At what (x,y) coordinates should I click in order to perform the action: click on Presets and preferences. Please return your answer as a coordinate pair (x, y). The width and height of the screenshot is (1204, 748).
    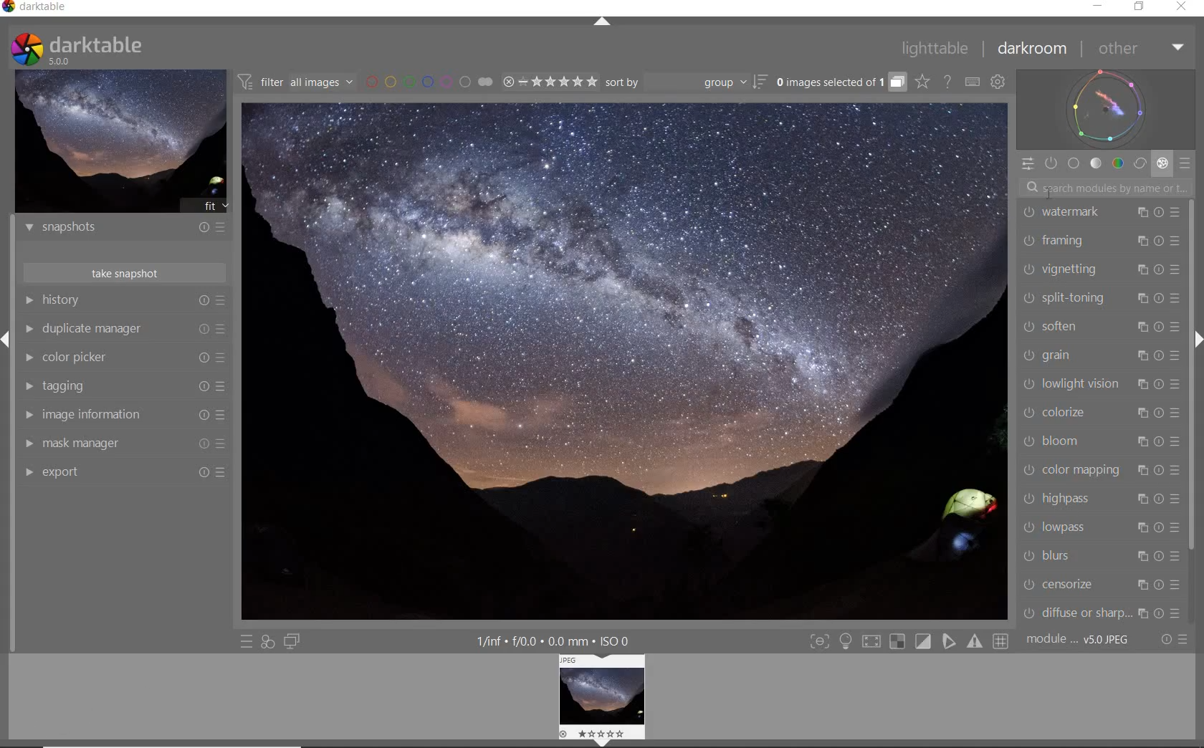
    Looking at the image, I should click on (226, 415).